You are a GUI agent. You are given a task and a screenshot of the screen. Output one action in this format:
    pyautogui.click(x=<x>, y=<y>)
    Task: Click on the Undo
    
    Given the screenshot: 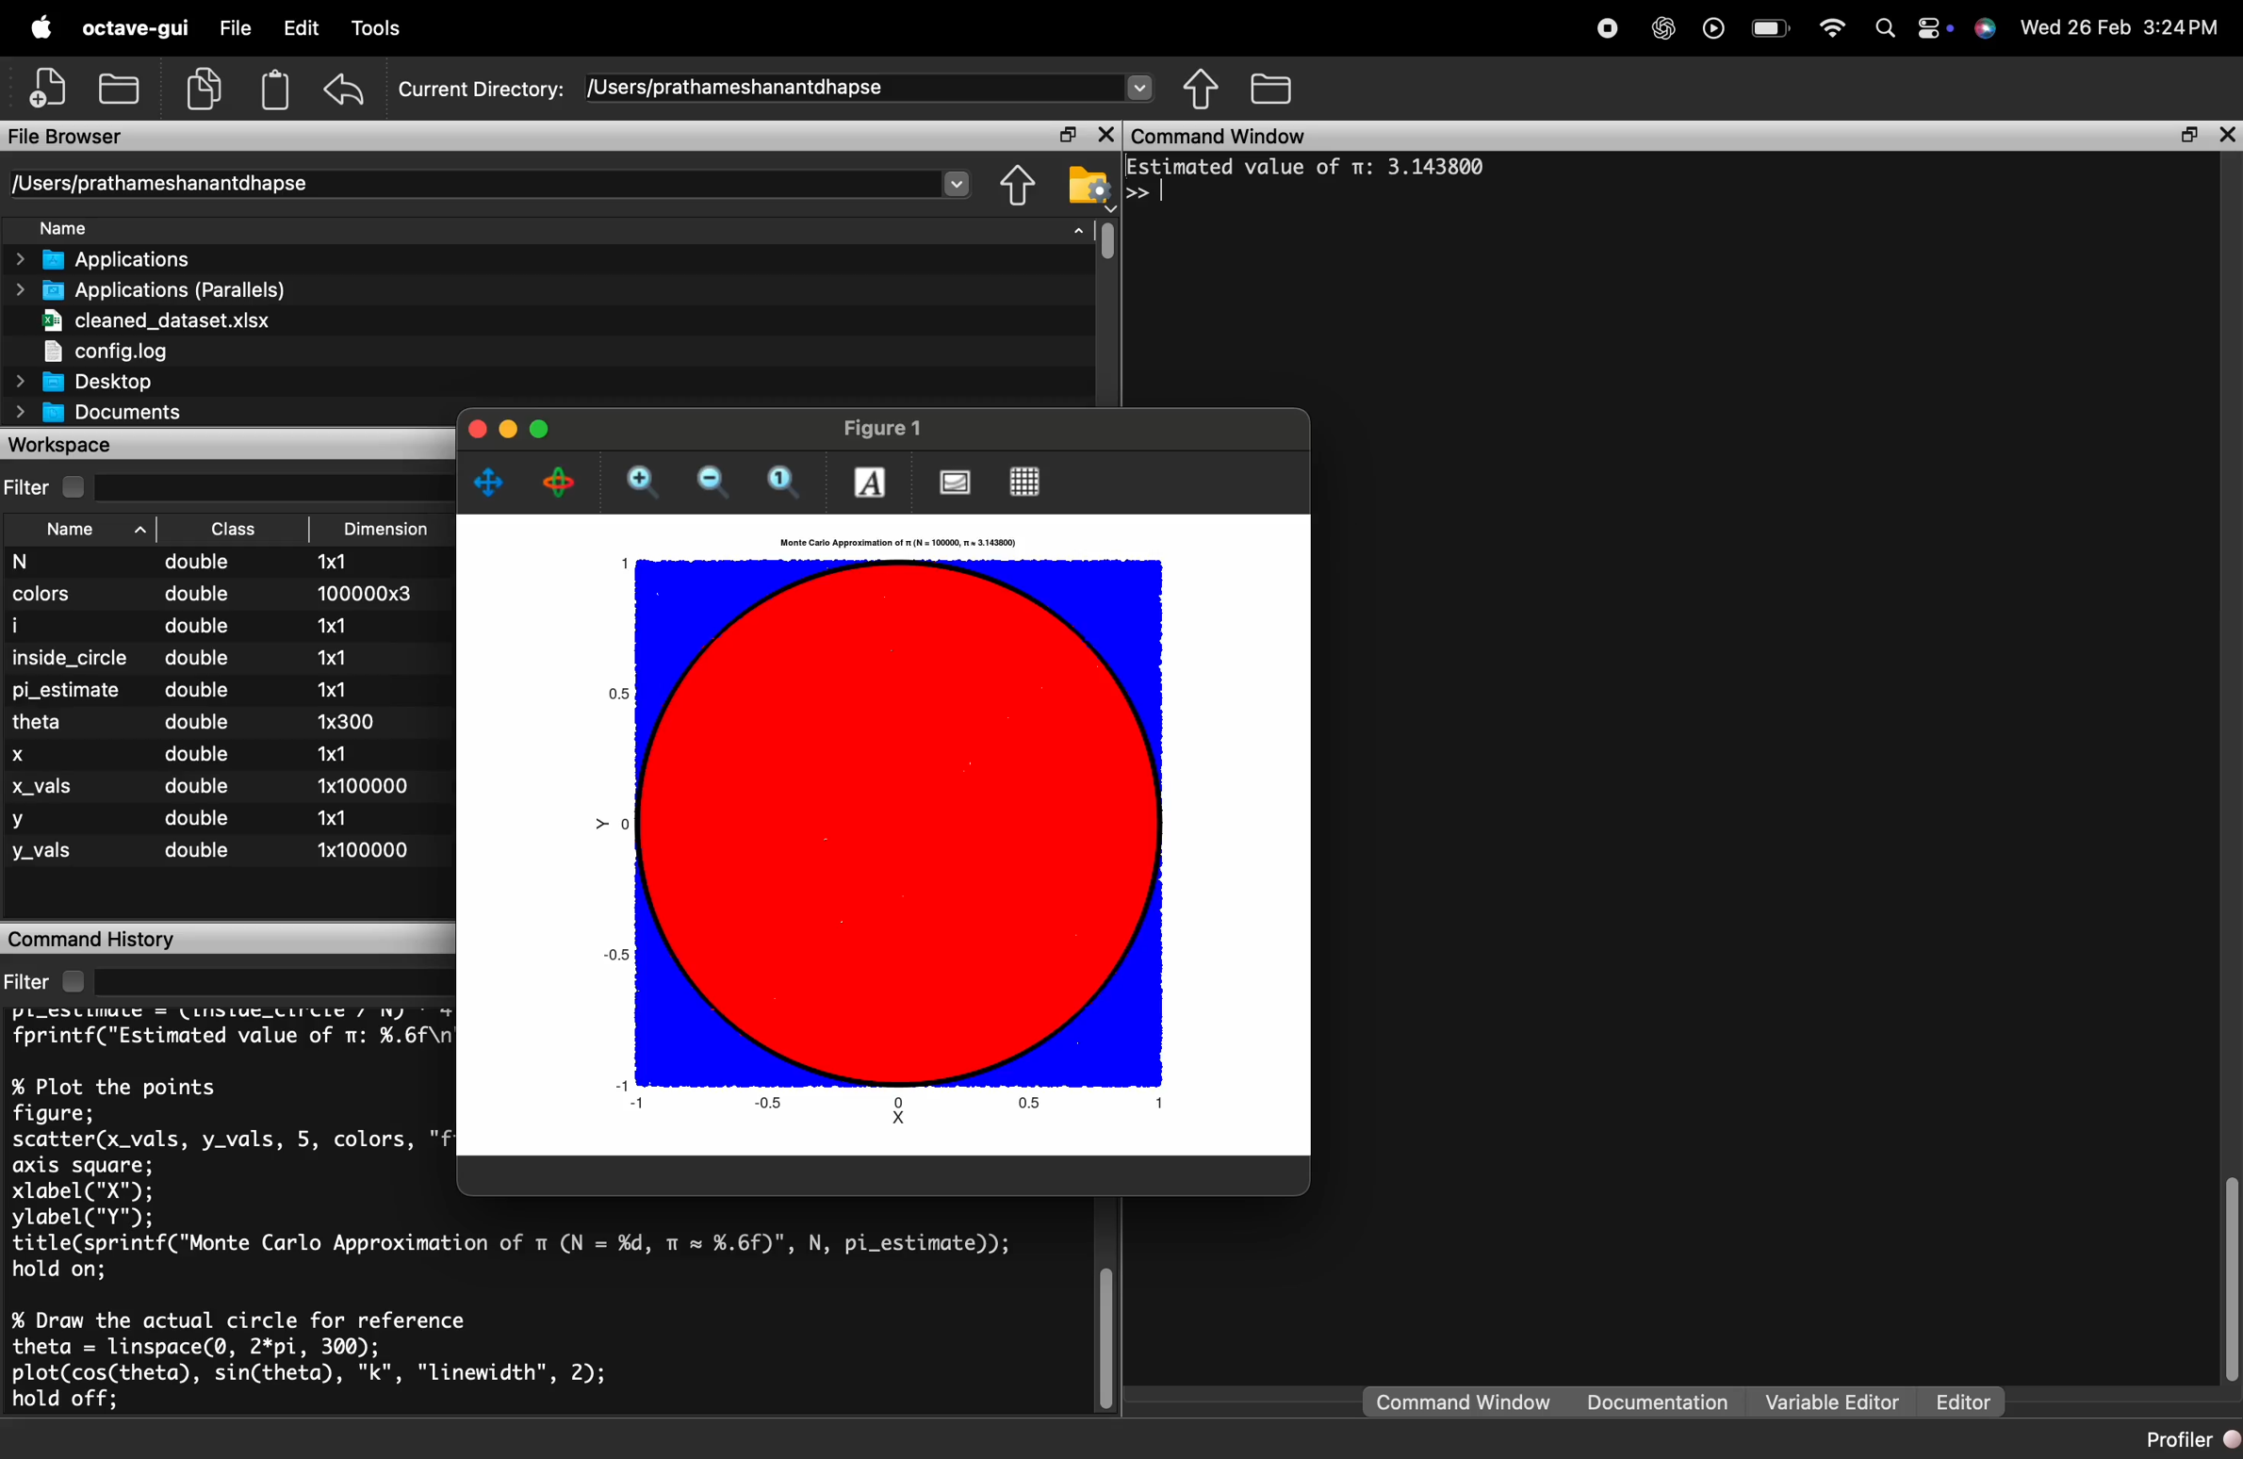 What is the action you would take?
    pyautogui.click(x=344, y=92)
    